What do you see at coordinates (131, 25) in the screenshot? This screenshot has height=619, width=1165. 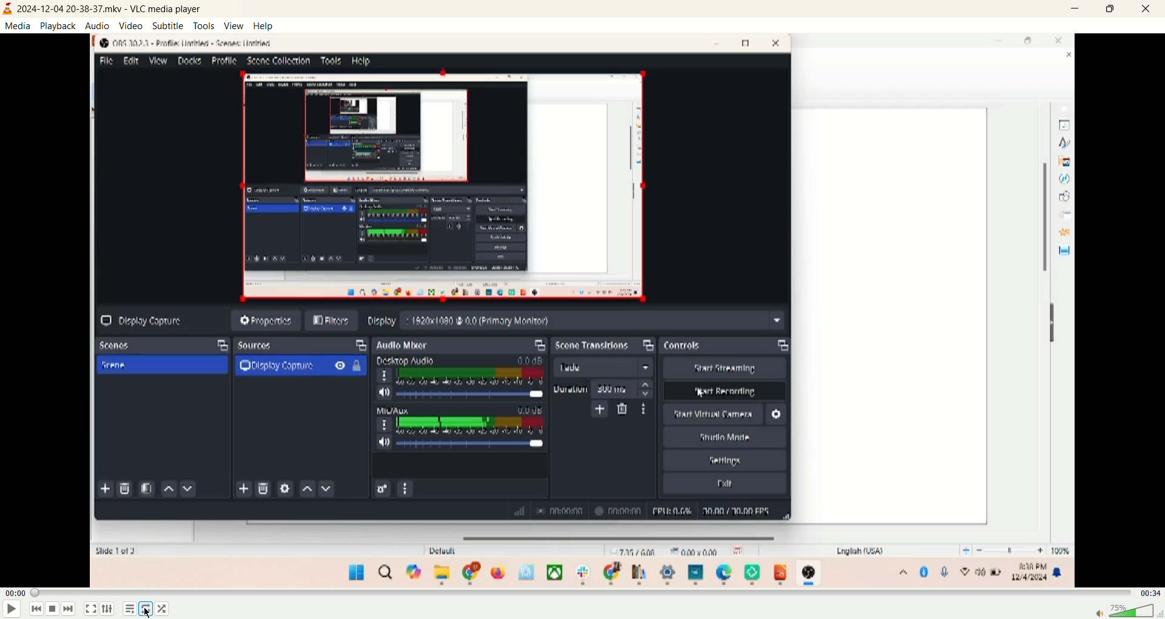 I see `video` at bounding box center [131, 25].